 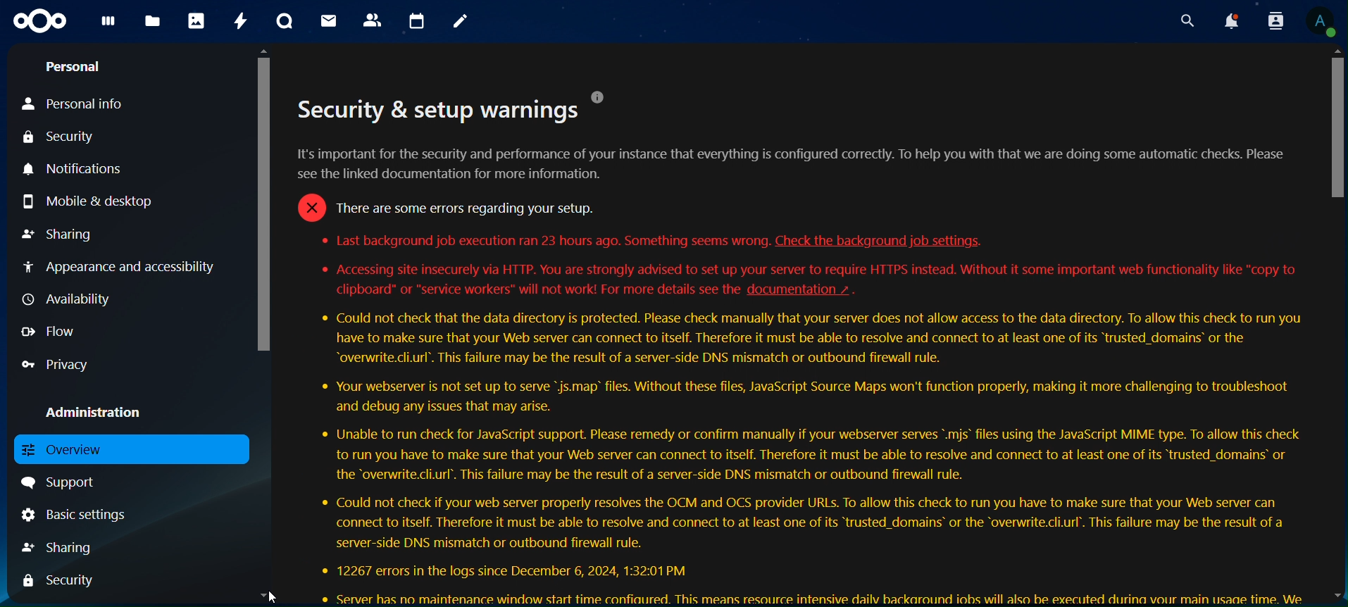 I want to click on search contacts, so click(x=1272, y=22).